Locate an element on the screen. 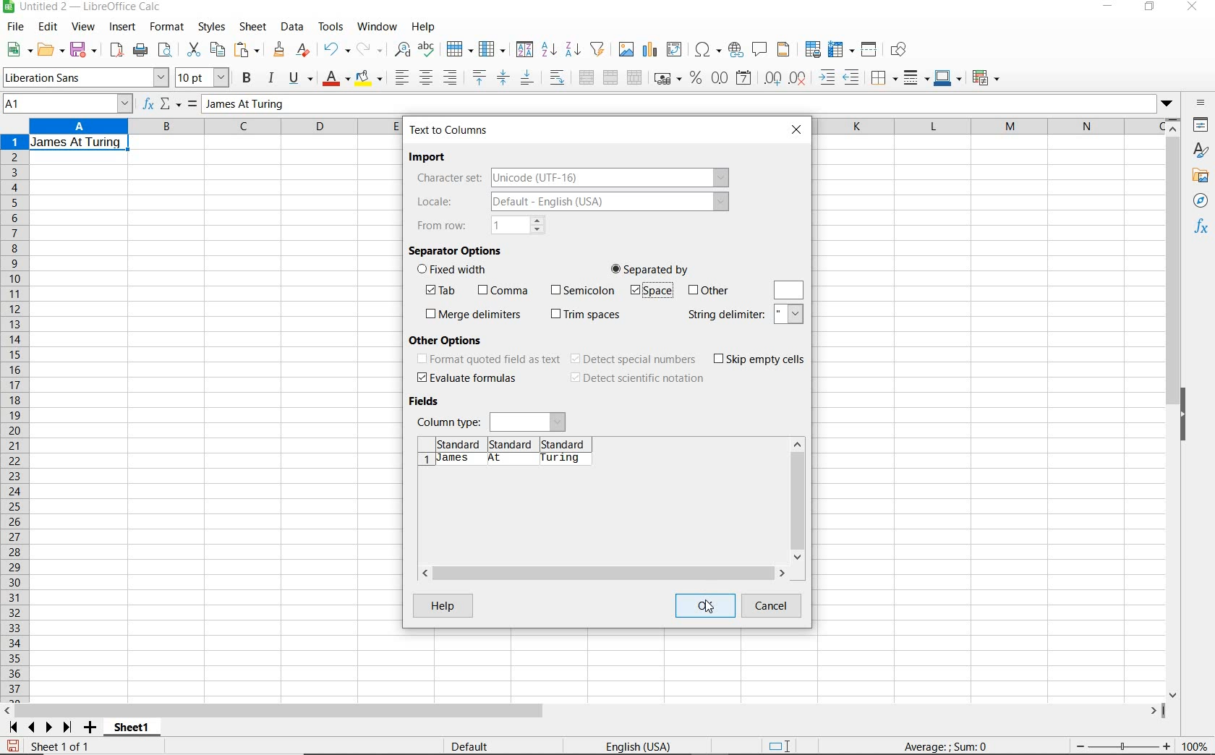 The height and width of the screenshot is (755, 1215). view is located at coordinates (83, 27).